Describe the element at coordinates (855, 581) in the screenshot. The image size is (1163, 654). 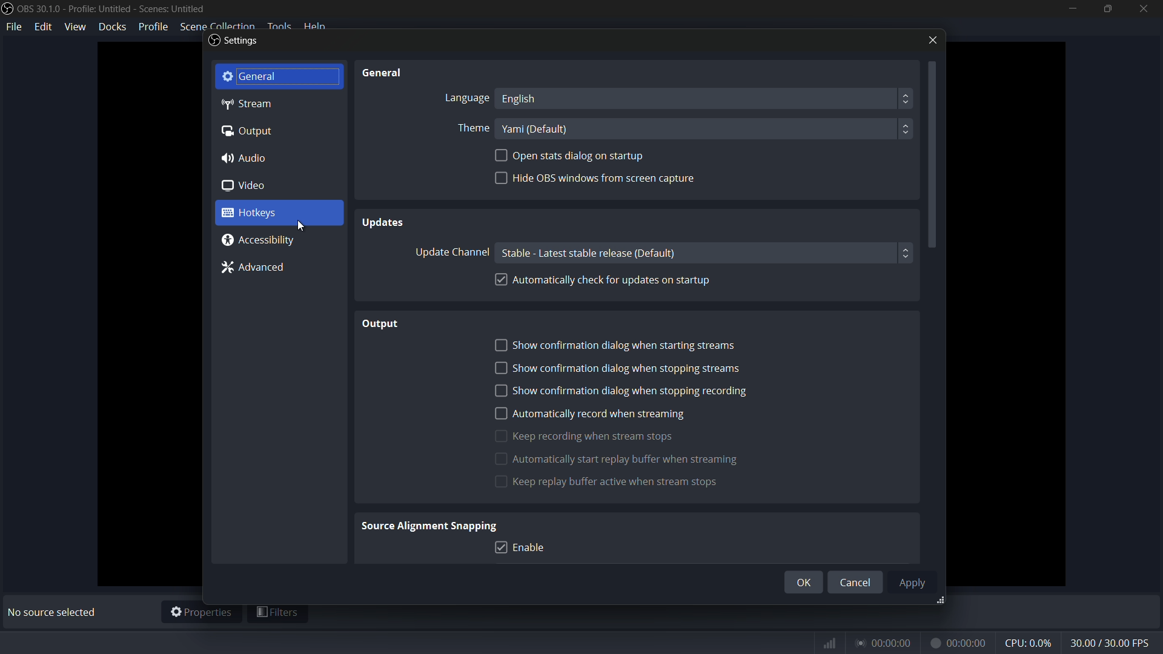
I see `cancel button` at that location.